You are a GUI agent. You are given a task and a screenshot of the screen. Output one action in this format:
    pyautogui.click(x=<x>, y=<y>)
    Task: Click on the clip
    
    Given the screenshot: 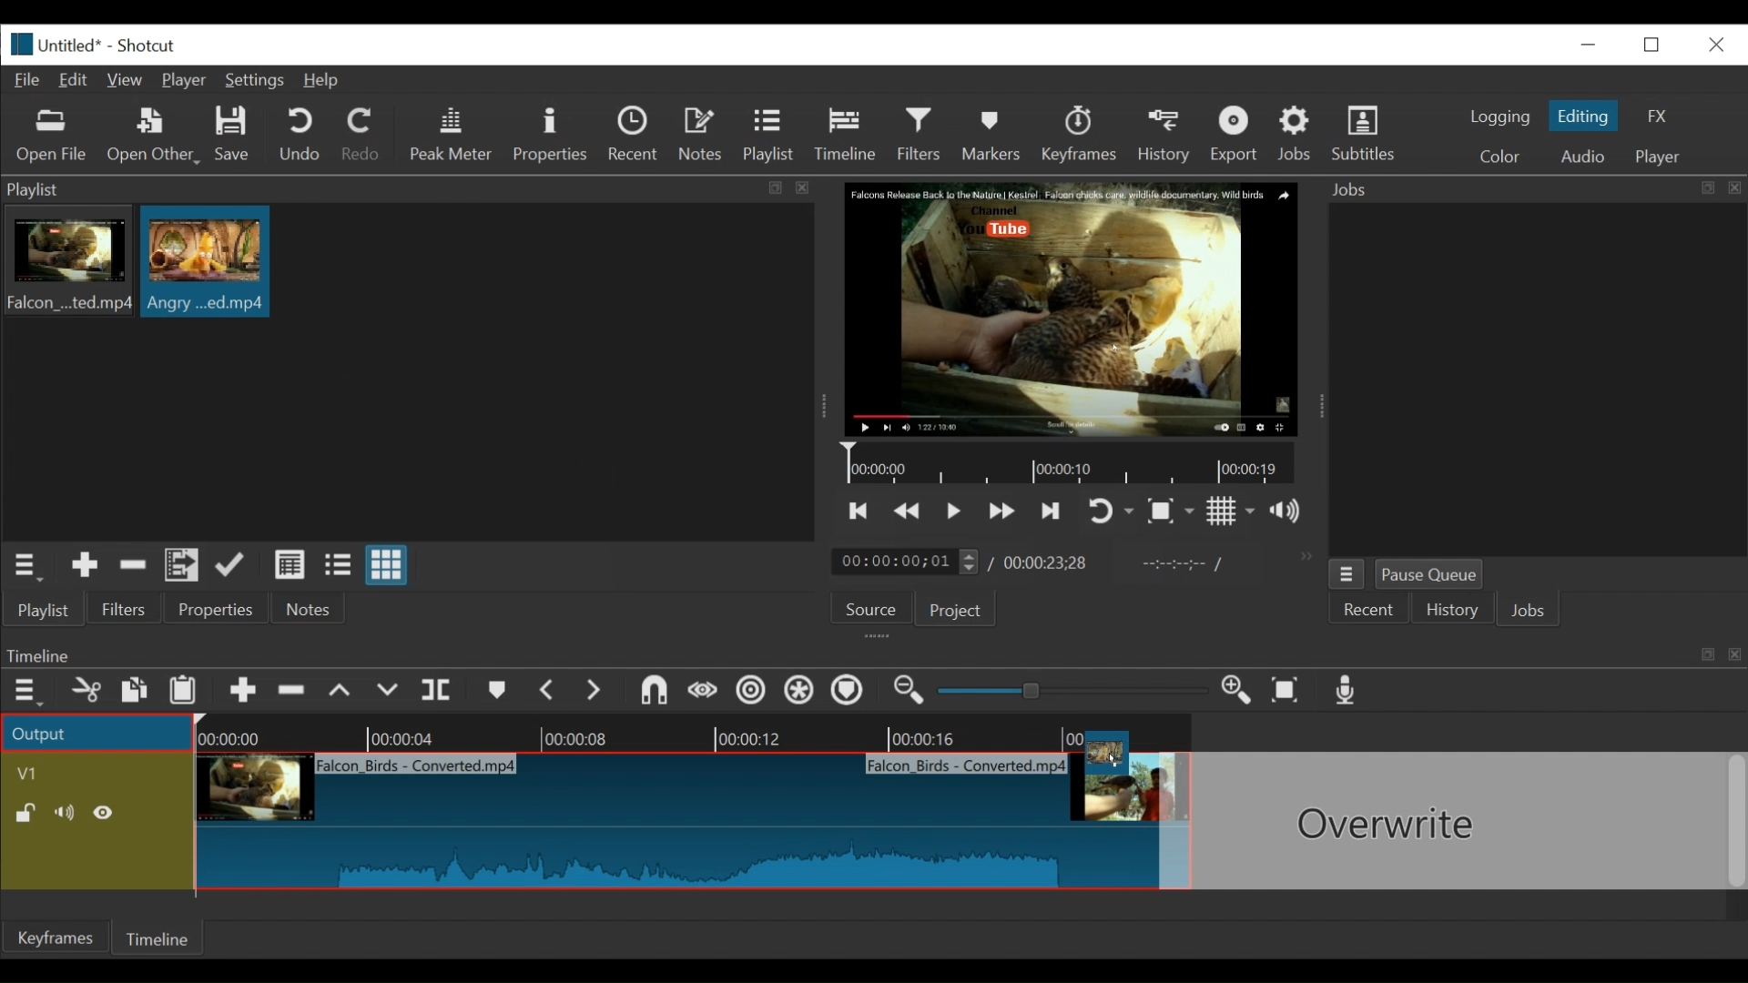 What is the action you would take?
    pyautogui.click(x=206, y=261)
    